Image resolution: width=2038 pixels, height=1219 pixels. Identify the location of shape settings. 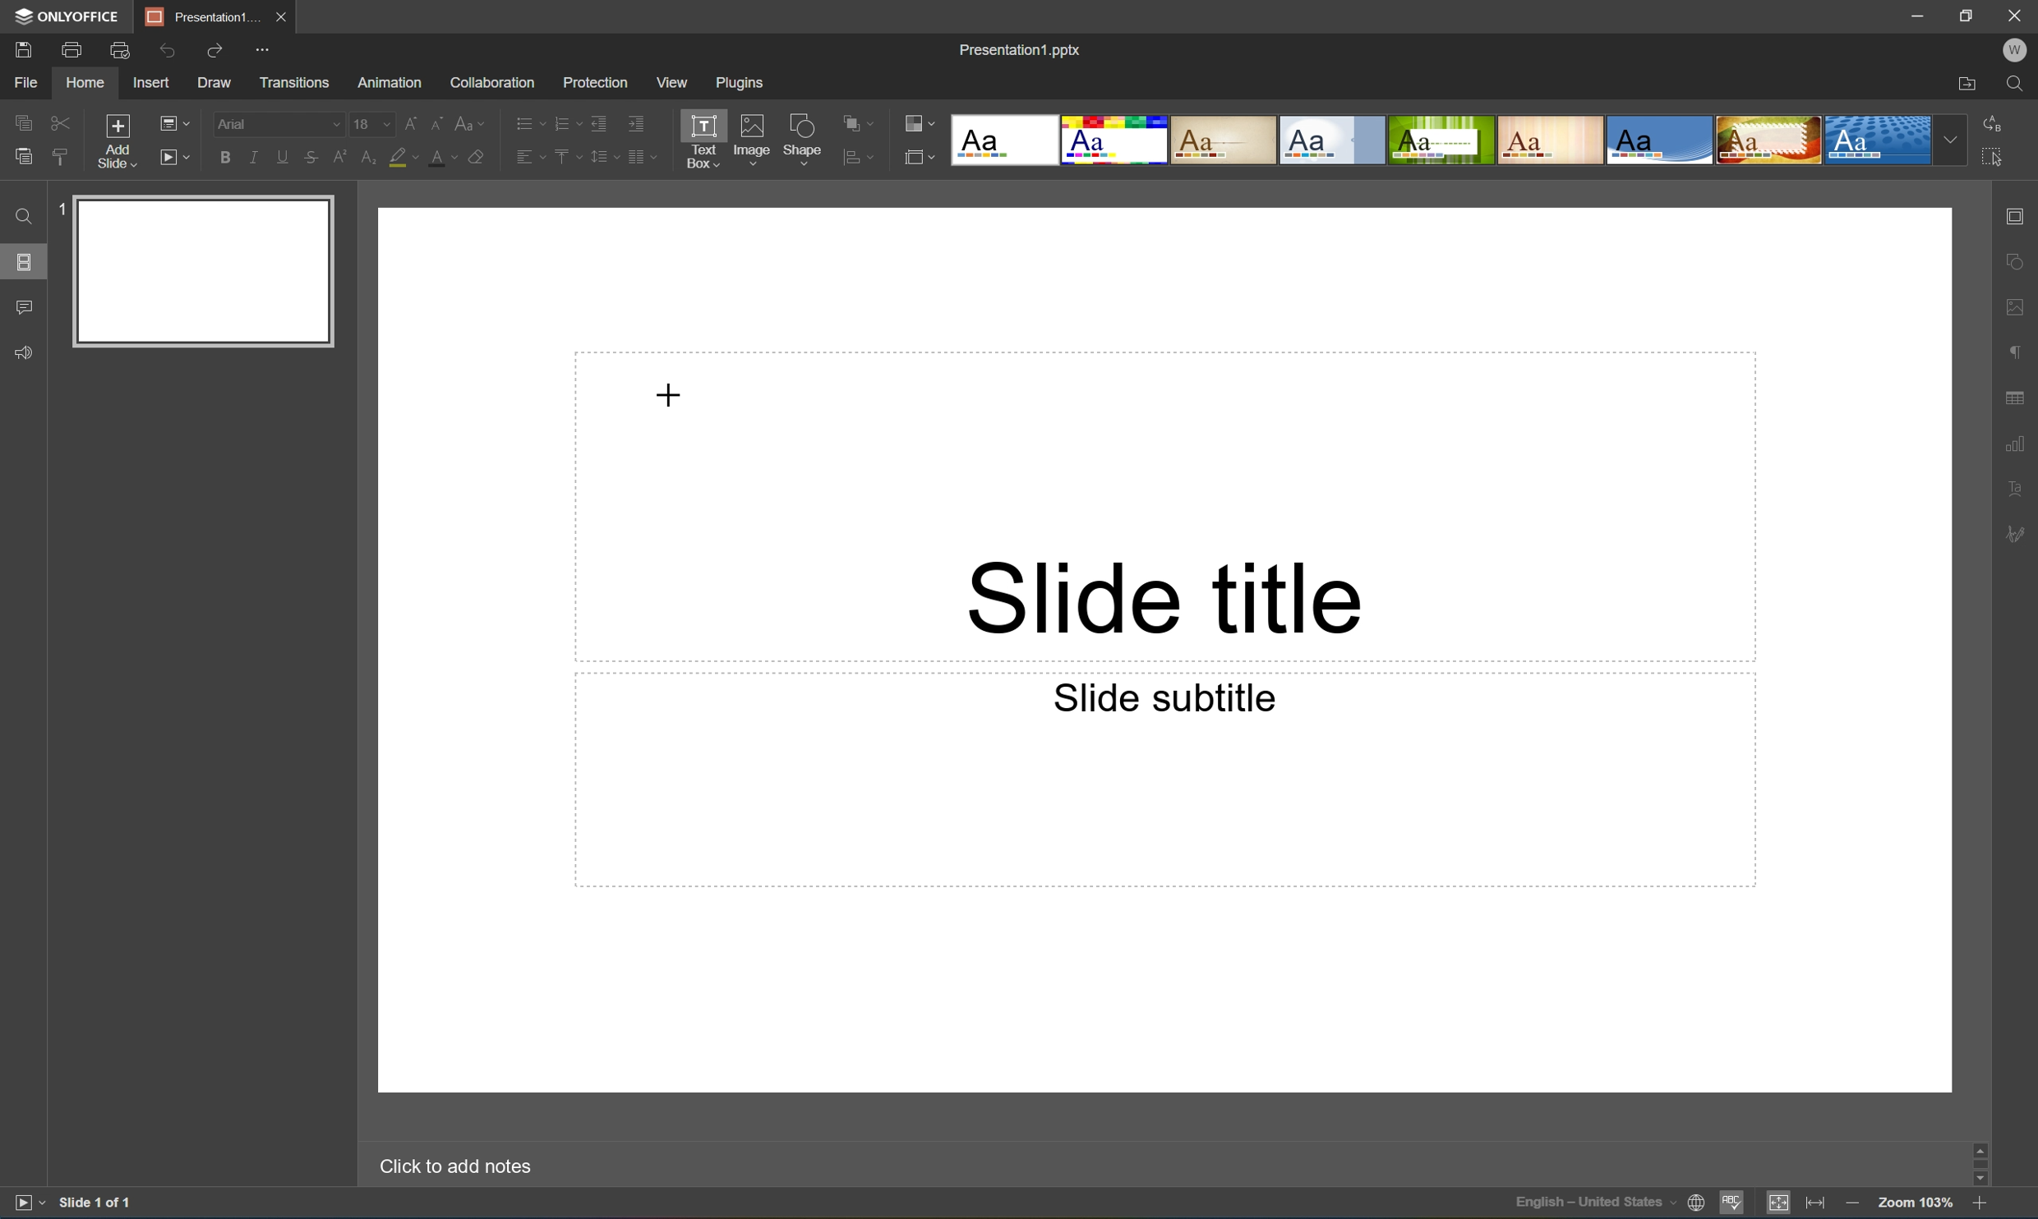
(2017, 263).